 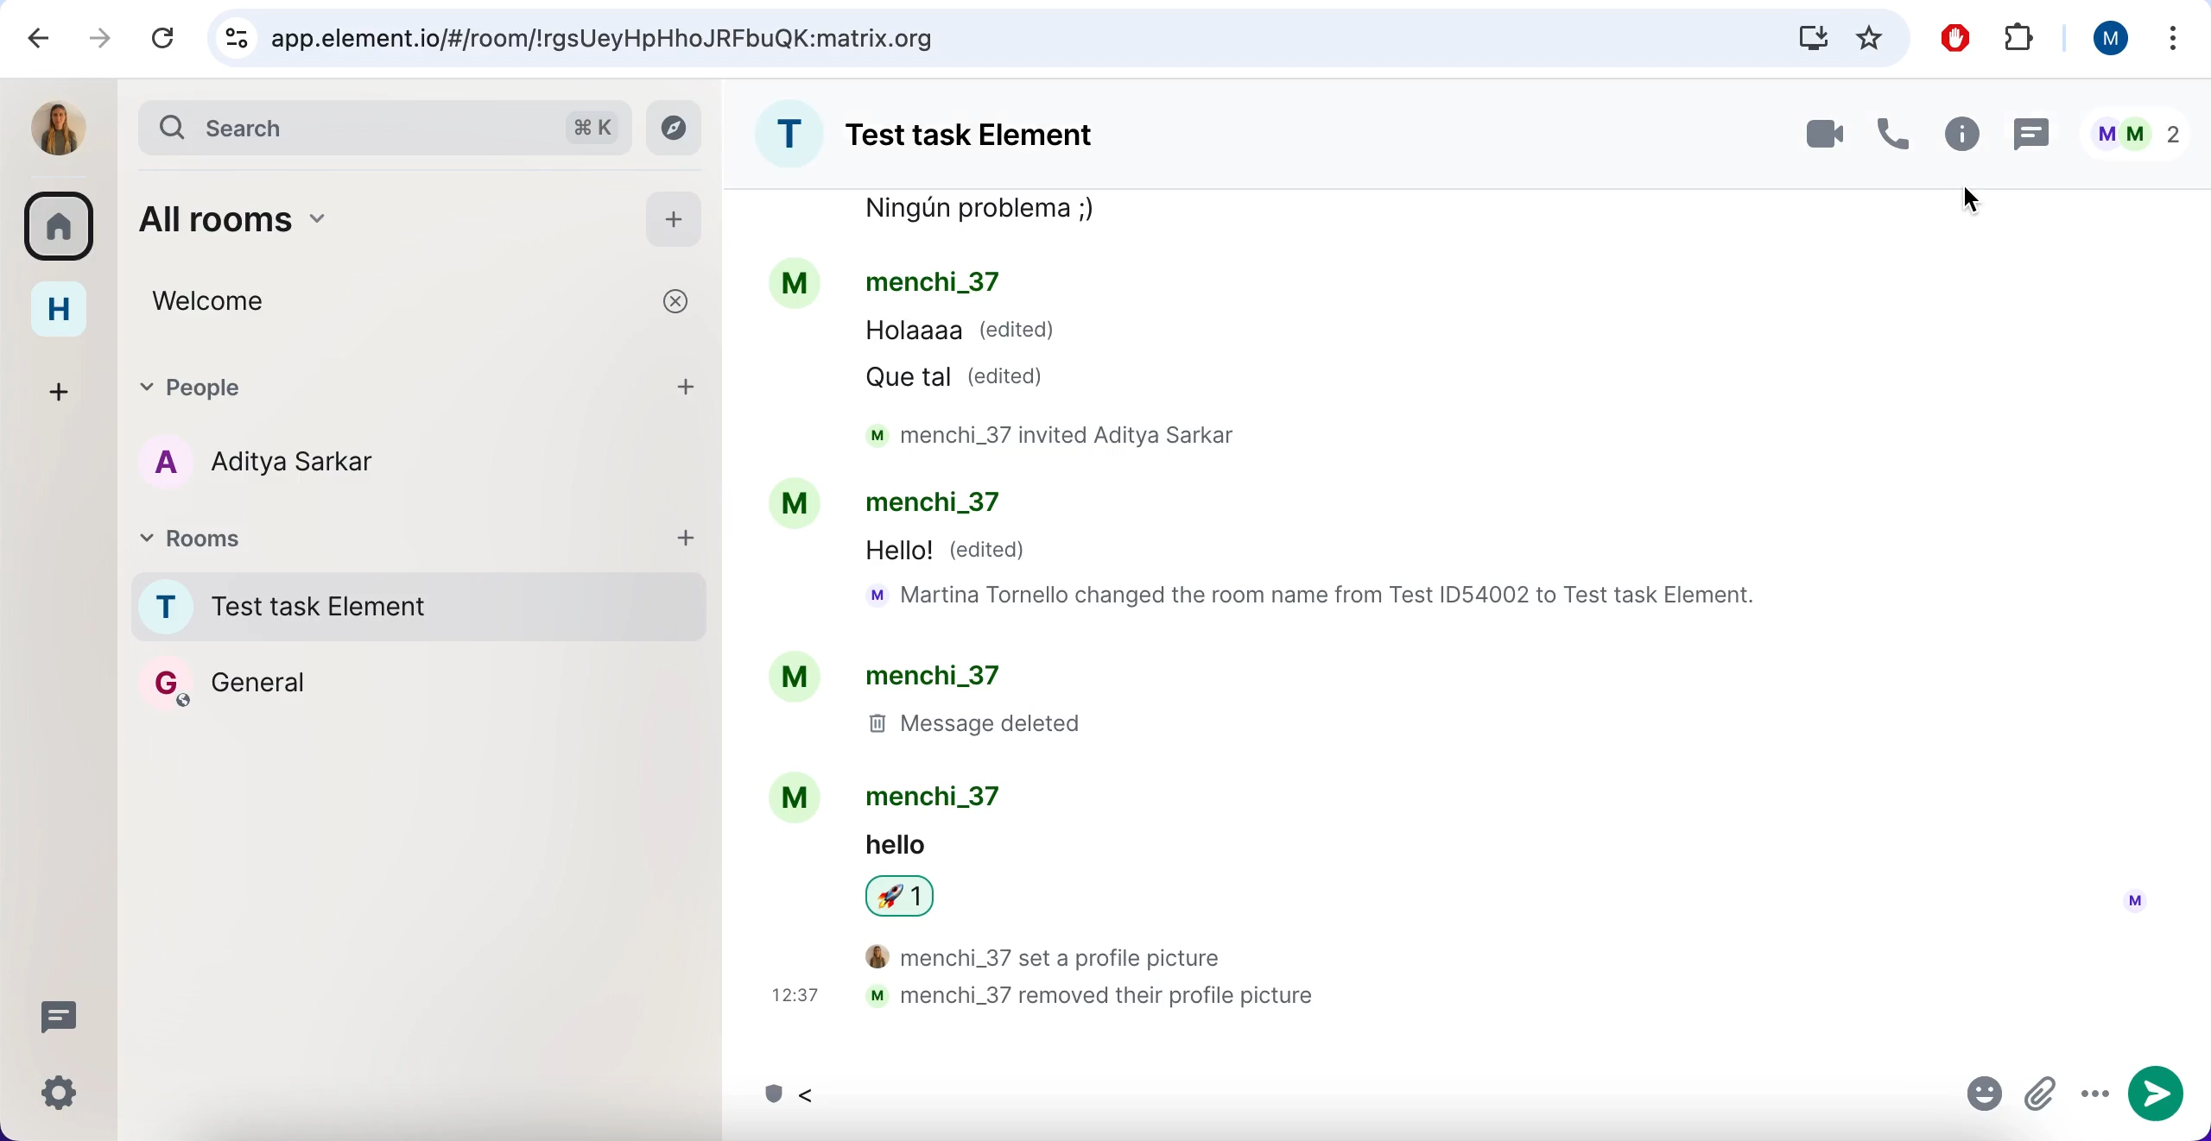 I want to click on all rooms, so click(x=368, y=221).